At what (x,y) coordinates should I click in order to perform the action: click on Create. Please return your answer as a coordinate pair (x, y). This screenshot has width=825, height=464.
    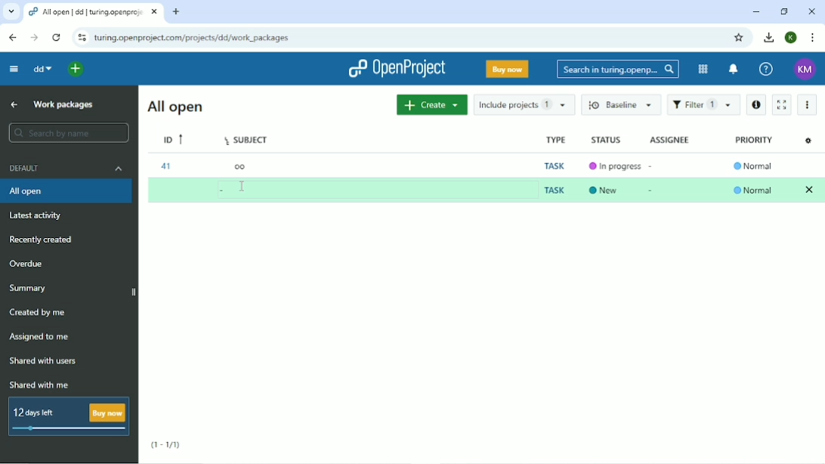
    Looking at the image, I should click on (431, 105).